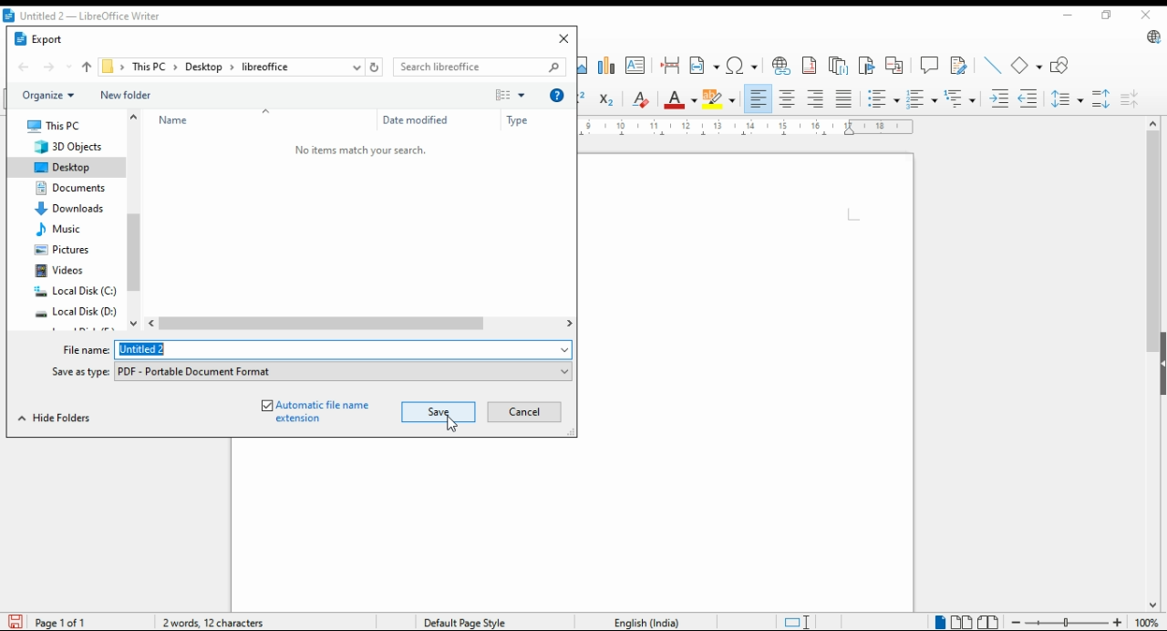 Image resolution: width=1167 pixels, height=631 pixels. Describe the element at coordinates (50, 41) in the screenshot. I see `export window` at that location.